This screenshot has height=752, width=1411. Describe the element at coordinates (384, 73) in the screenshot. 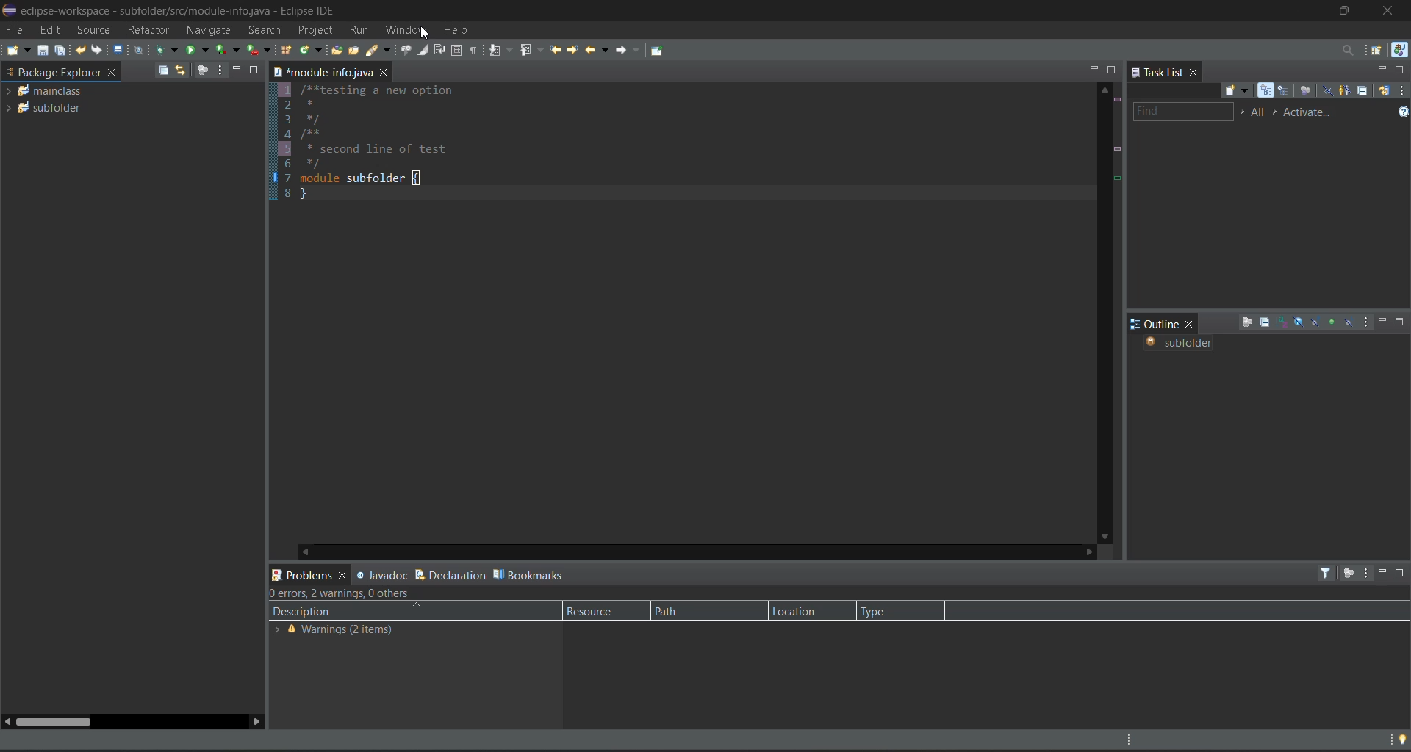

I see `close` at that location.